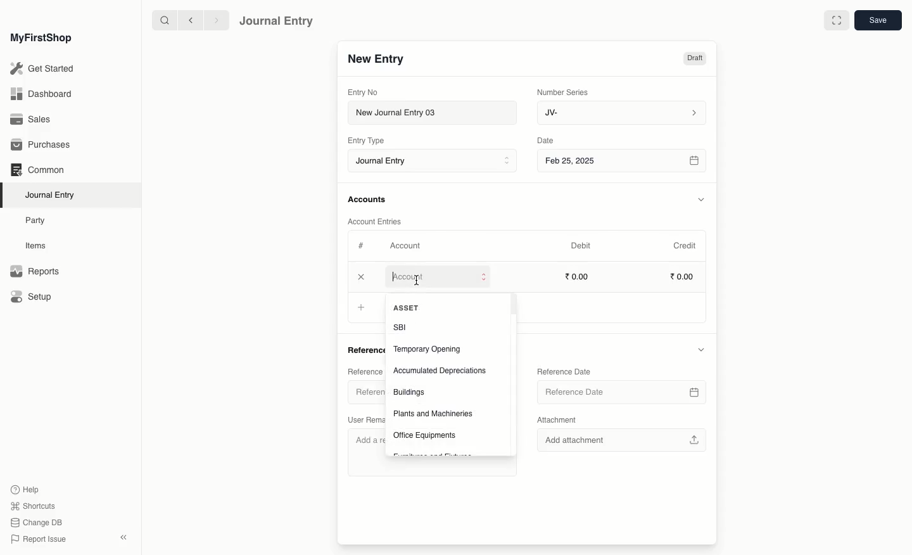 This screenshot has height=555, width=912. Describe the element at coordinates (41, 93) in the screenshot. I see `Dashboard` at that location.